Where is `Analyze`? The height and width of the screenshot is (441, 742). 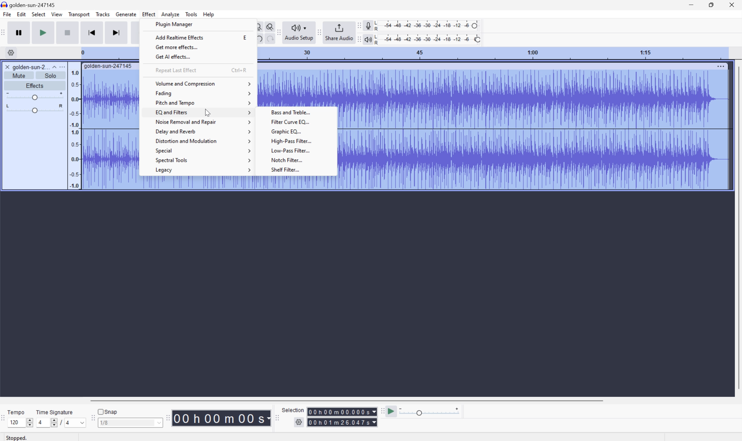 Analyze is located at coordinates (170, 14).